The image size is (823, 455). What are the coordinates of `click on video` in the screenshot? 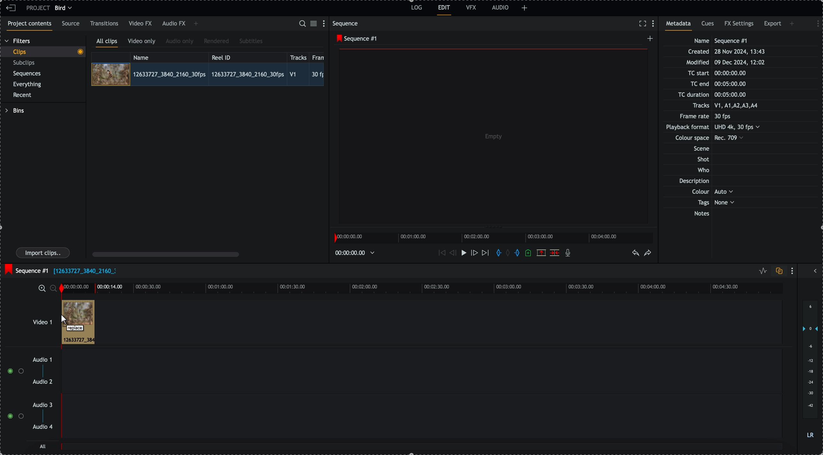 It's located at (208, 74).